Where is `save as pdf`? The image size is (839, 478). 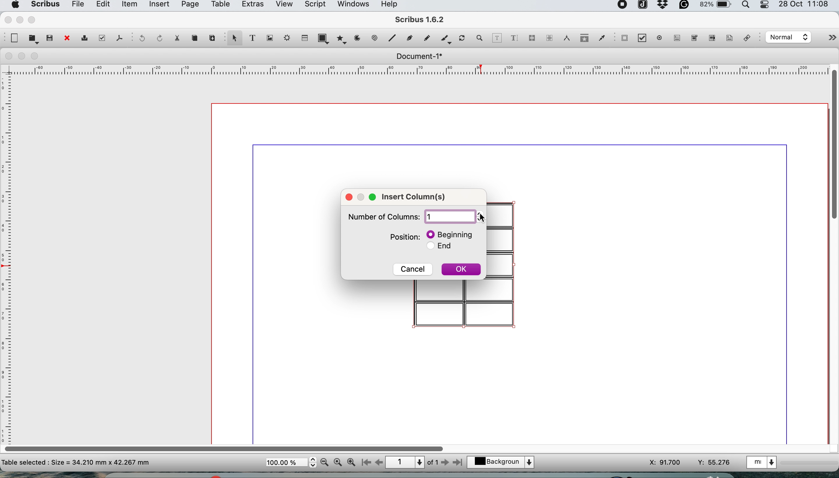
save as pdf is located at coordinates (119, 38).